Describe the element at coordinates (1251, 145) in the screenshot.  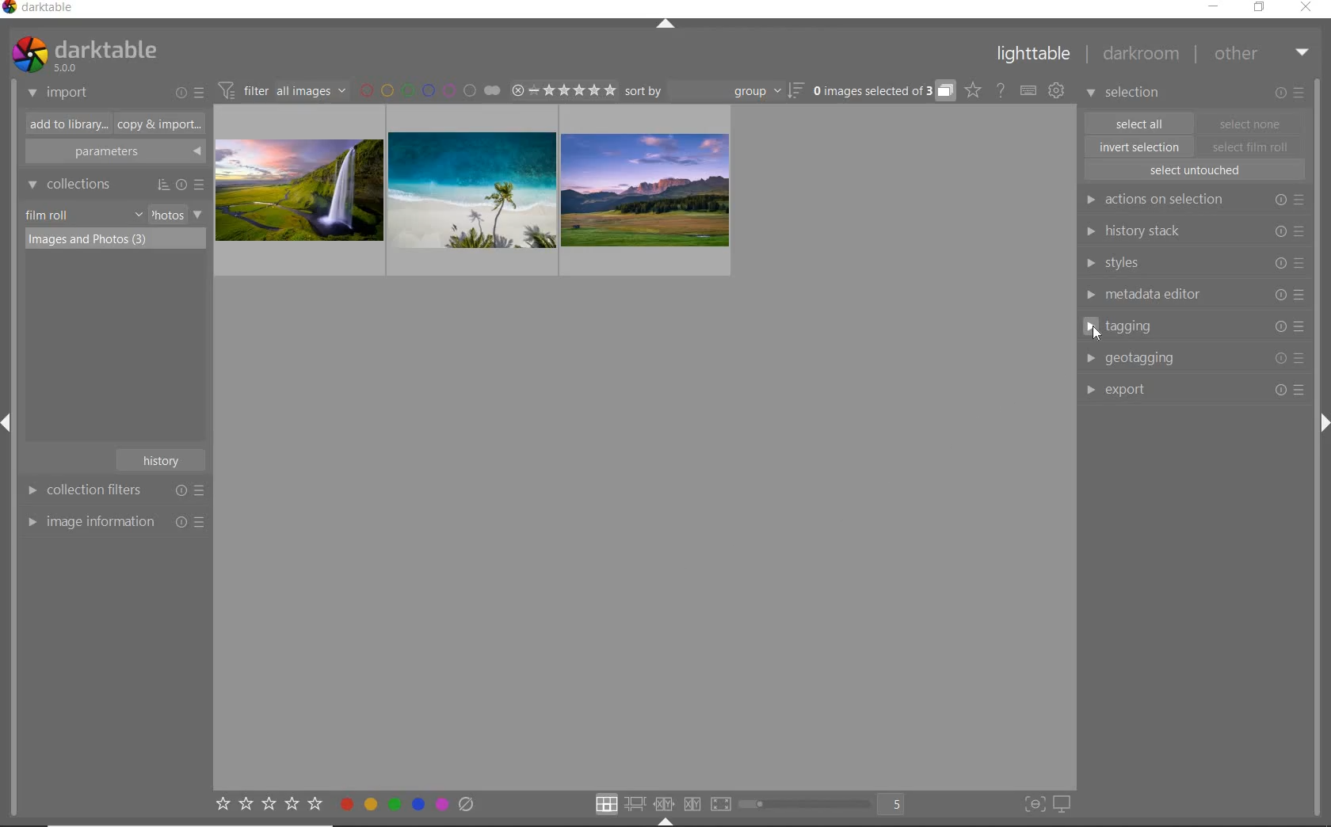
I see `select film roll` at that location.